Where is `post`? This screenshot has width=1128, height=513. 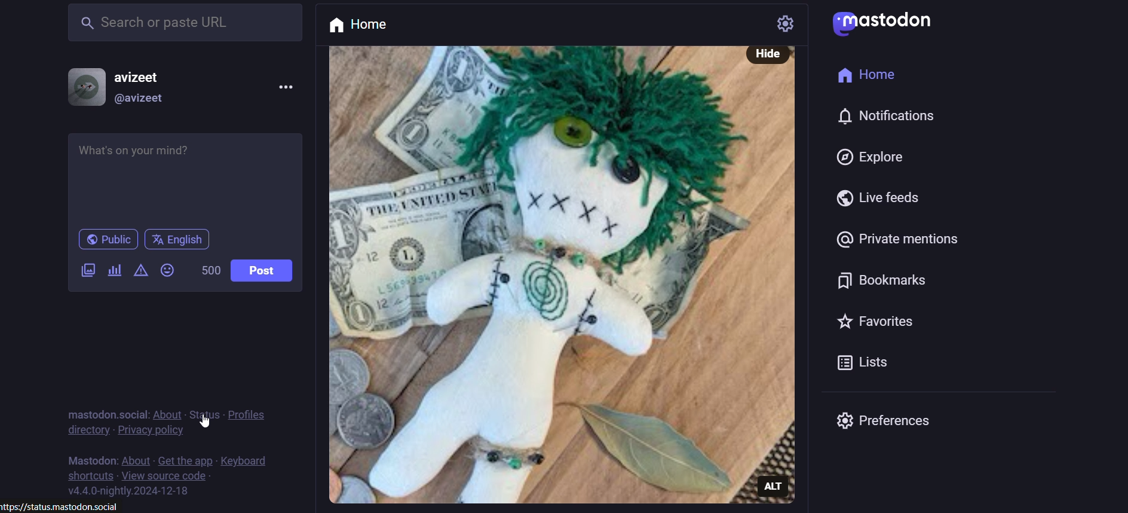 post is located at coordinates (262, 269).